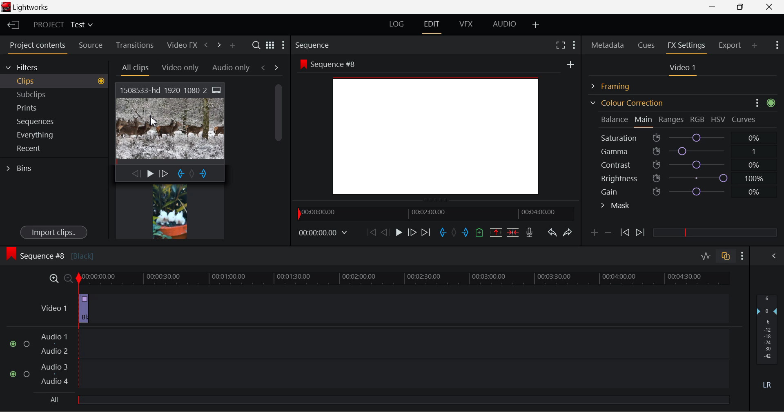 Image resolution: width=784 pixels, height=412 pixels. What do you see at coordinates (647, 44) in the screenshot?
I see `Cues Panel` at bounding box center [647, 44].